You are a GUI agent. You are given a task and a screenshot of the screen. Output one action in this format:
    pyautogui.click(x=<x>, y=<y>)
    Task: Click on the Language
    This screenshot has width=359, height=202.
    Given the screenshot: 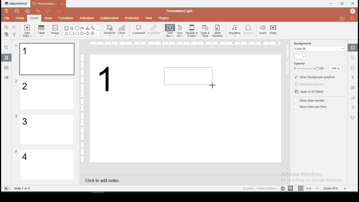 What is the action you would take?
    pyautogui.click(x=259, y=189)
    